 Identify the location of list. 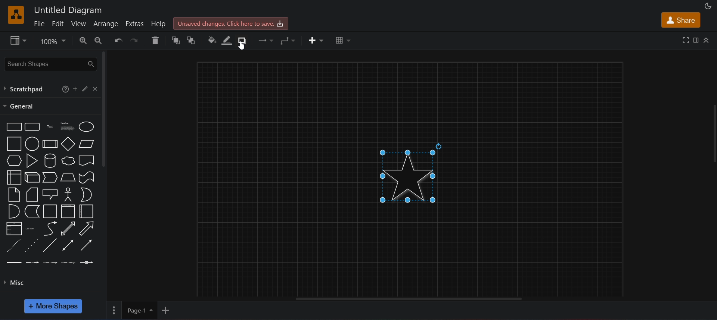
(12, 228).